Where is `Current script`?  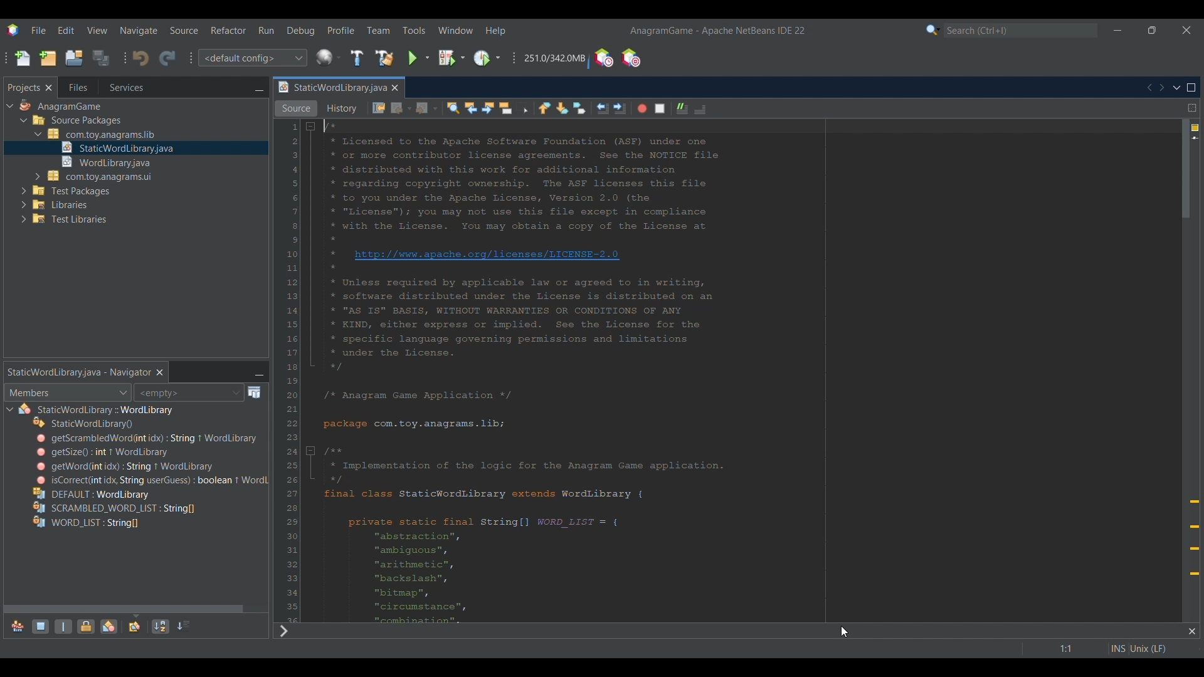 Current script is located at coordinates (548, 372).